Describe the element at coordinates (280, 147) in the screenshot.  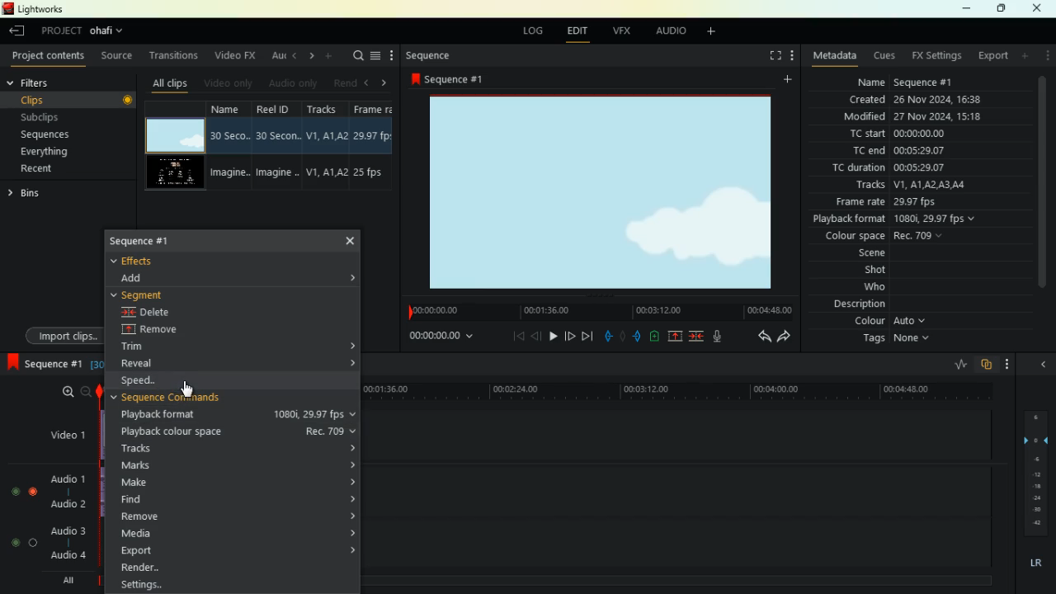
I see `reel id` at that location.